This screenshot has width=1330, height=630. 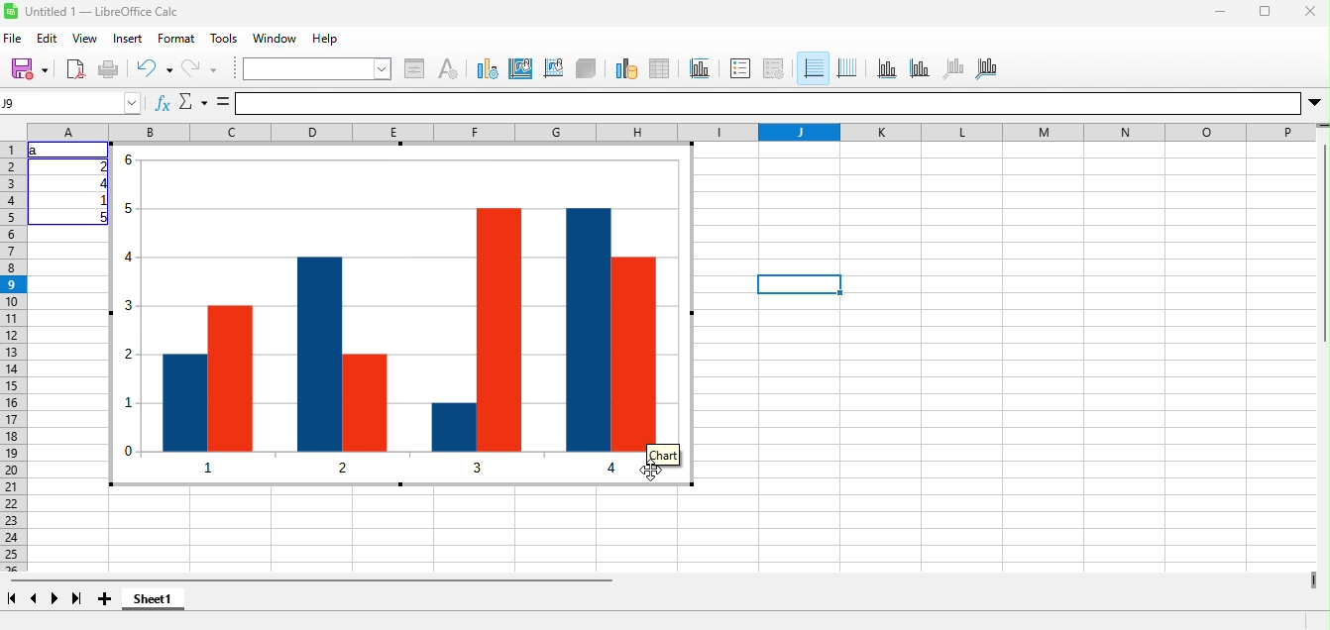 I want to click on edit, so click(x=47, y=40).